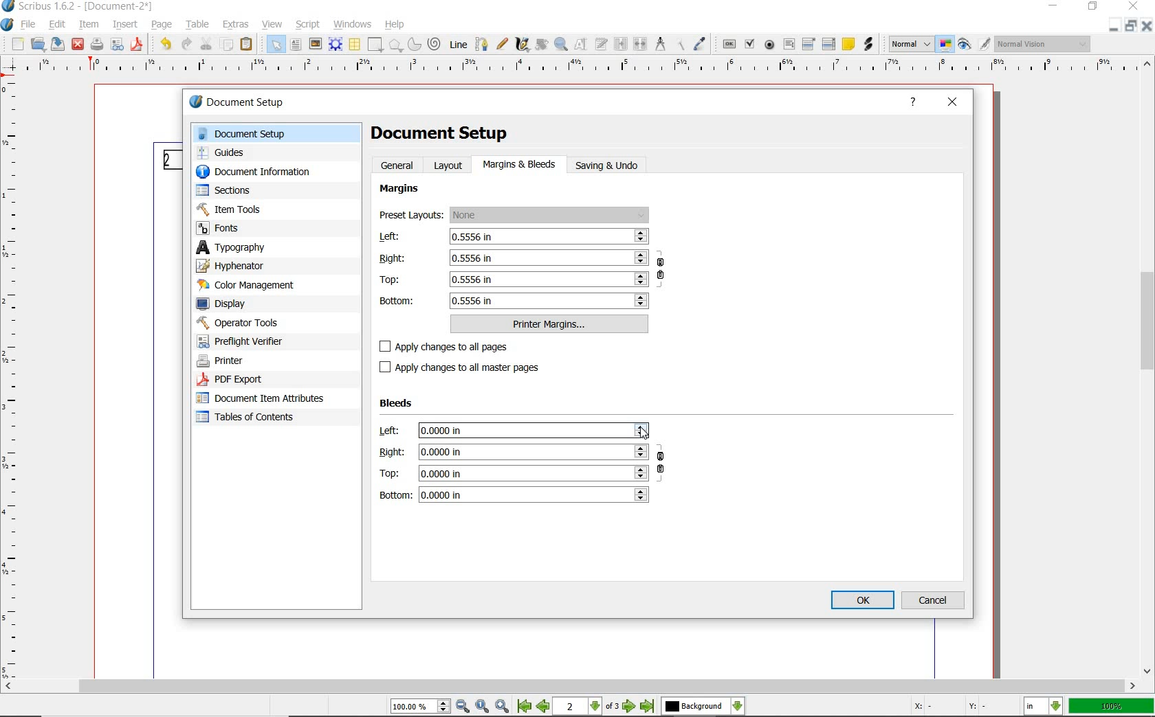 The width and height of the screenshot is (1155, 717). I want to click on 2 of 3, so click(588, 707).